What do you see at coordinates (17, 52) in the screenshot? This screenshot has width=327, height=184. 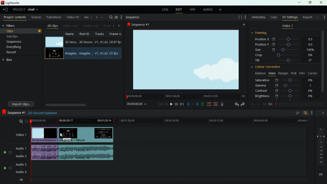 I see `recent` at bounding box center [17, 52].